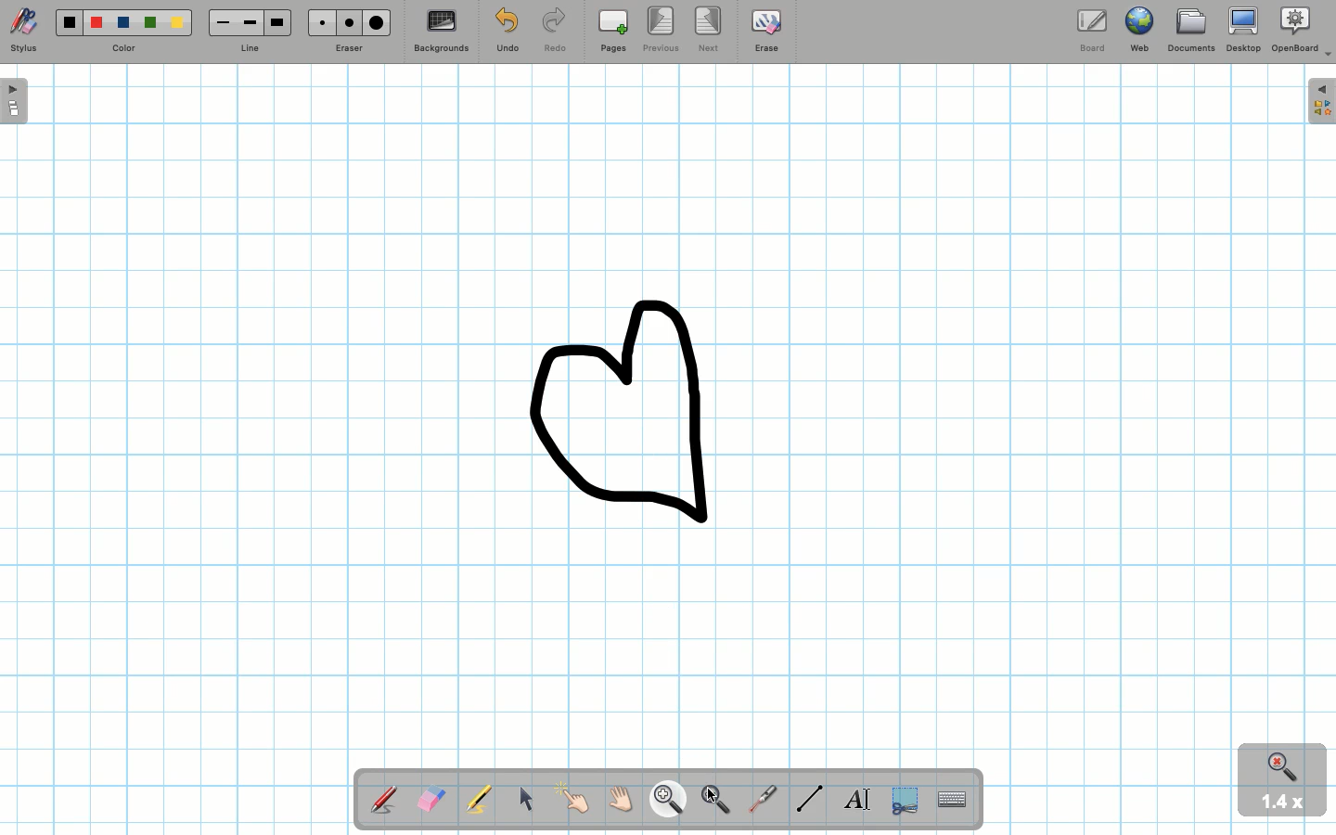 The width and height of the screenshot is (1336, 835). What do you see at coordinates (664, 798) in the screenshot?
I see `Zoom in` at bounding box center [664, 798].